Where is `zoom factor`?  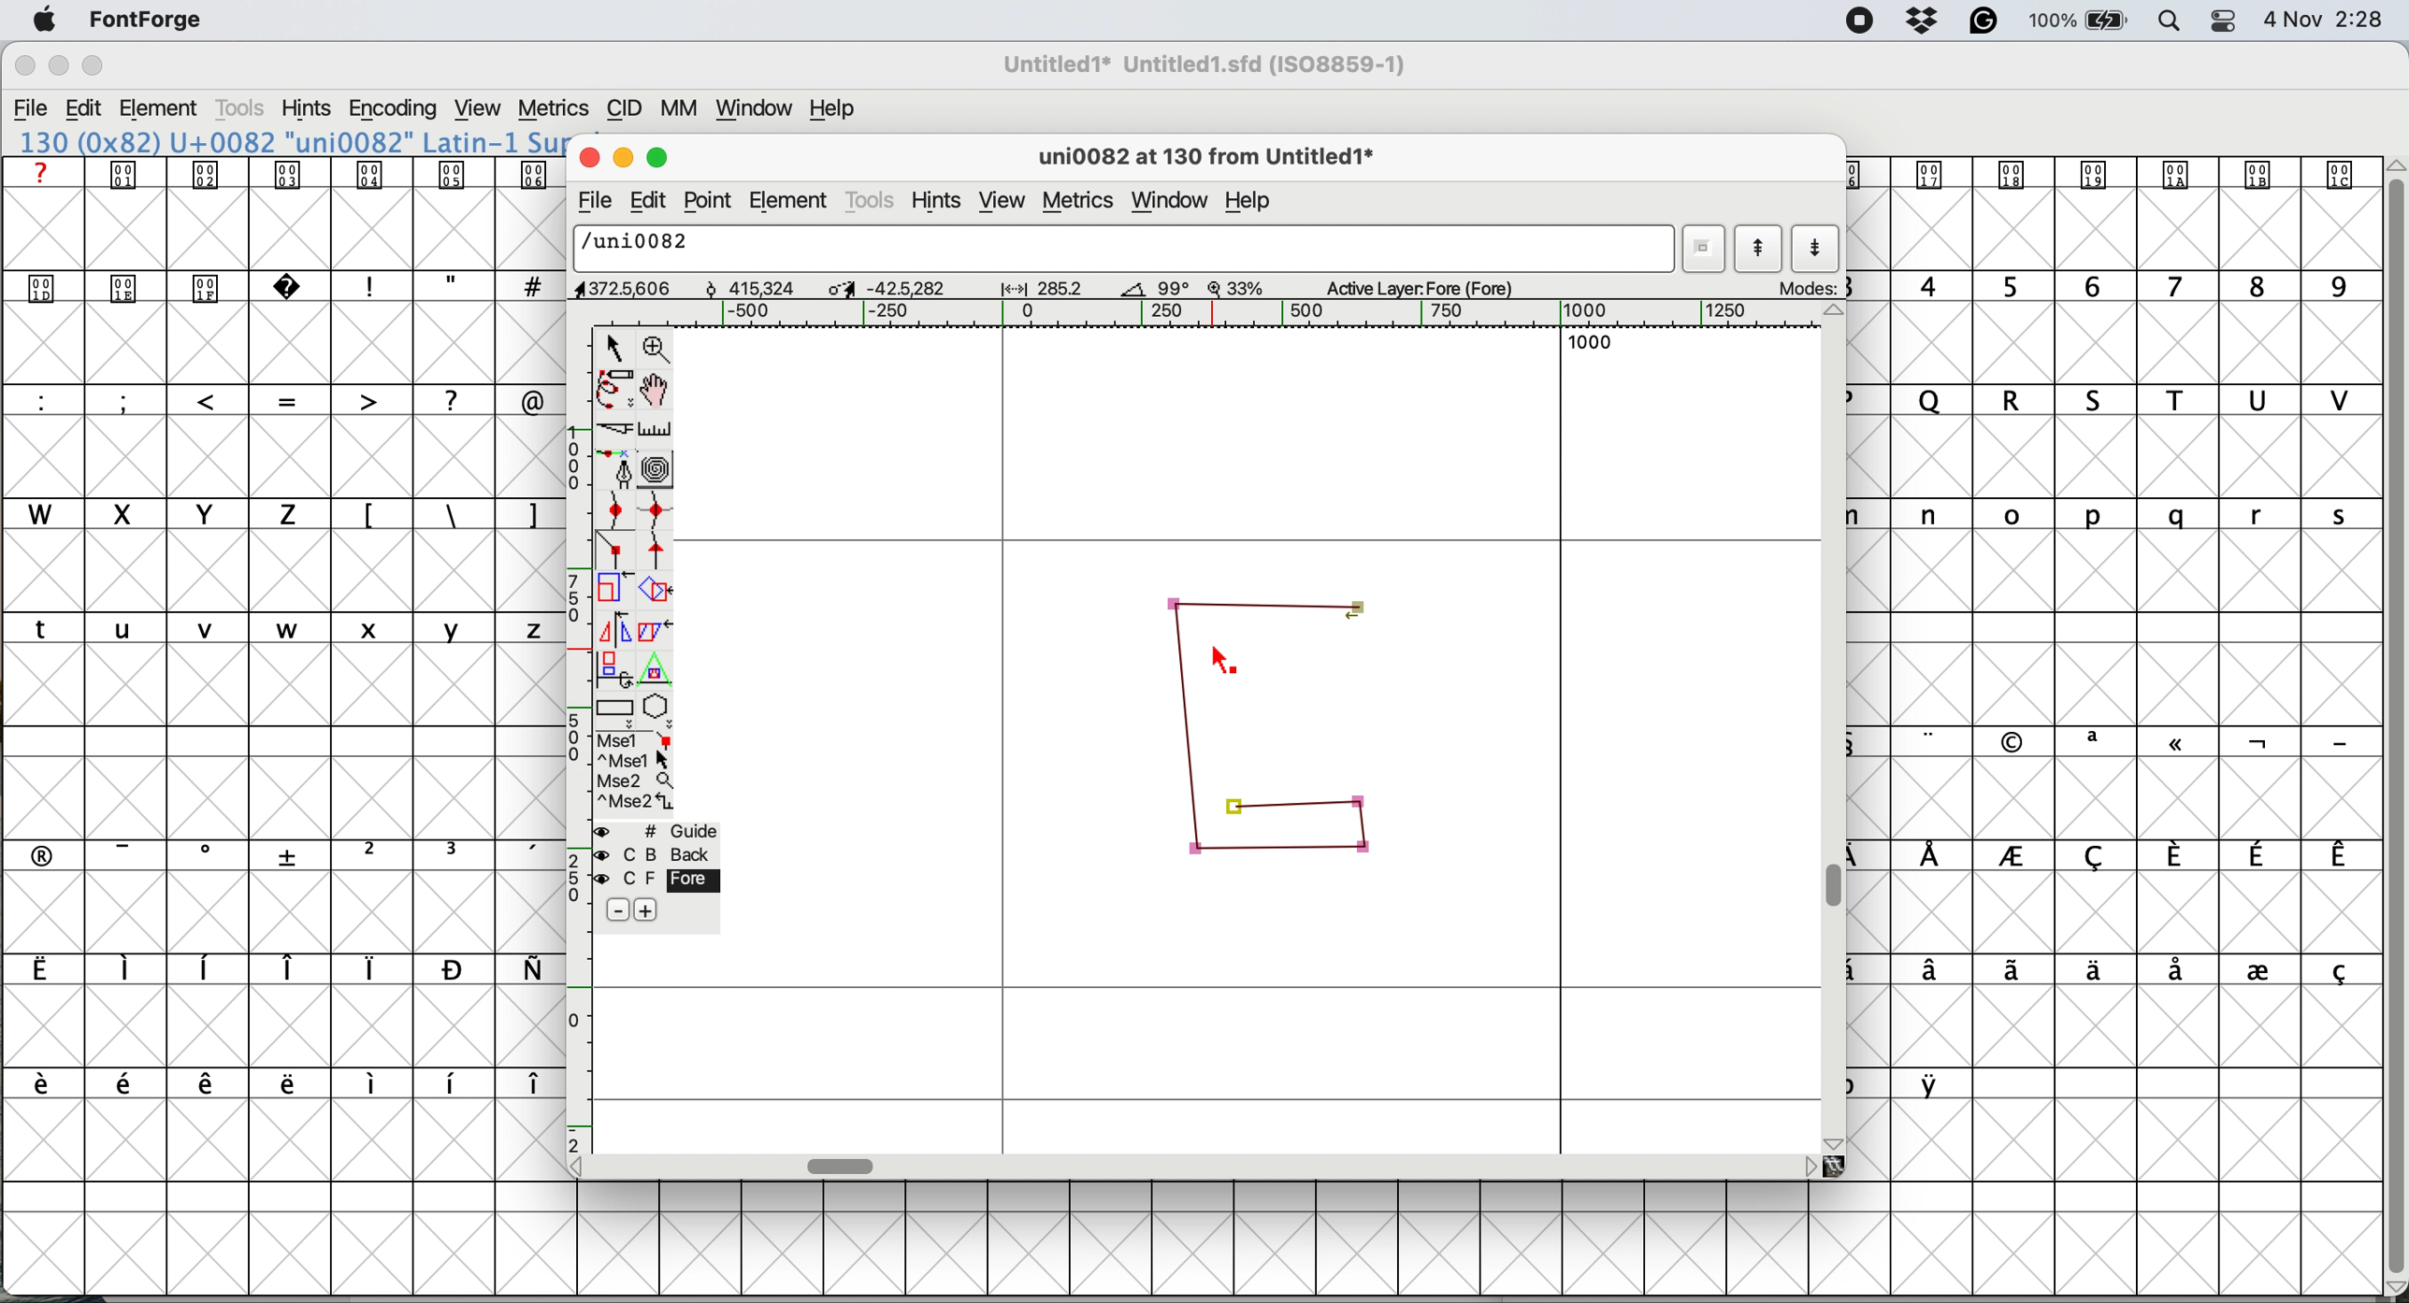 zoom factor is located at coordinates (1236, 288).